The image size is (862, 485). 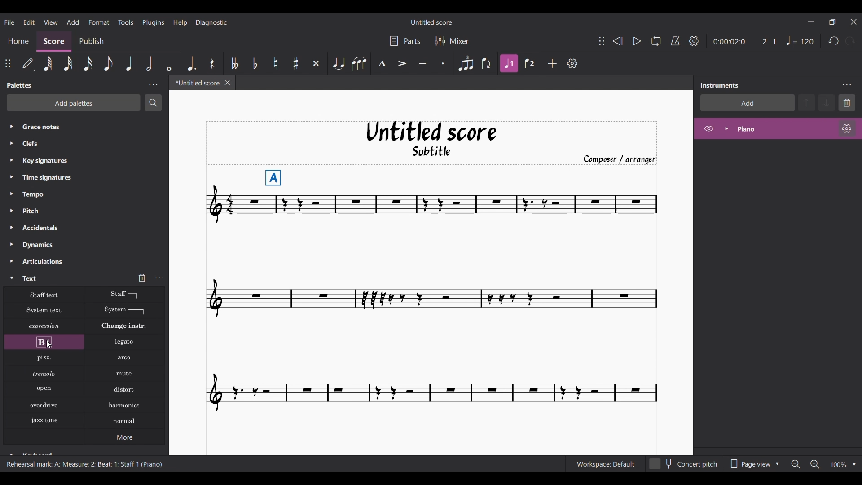 I want to click on Default, so click(x=28, y=63).